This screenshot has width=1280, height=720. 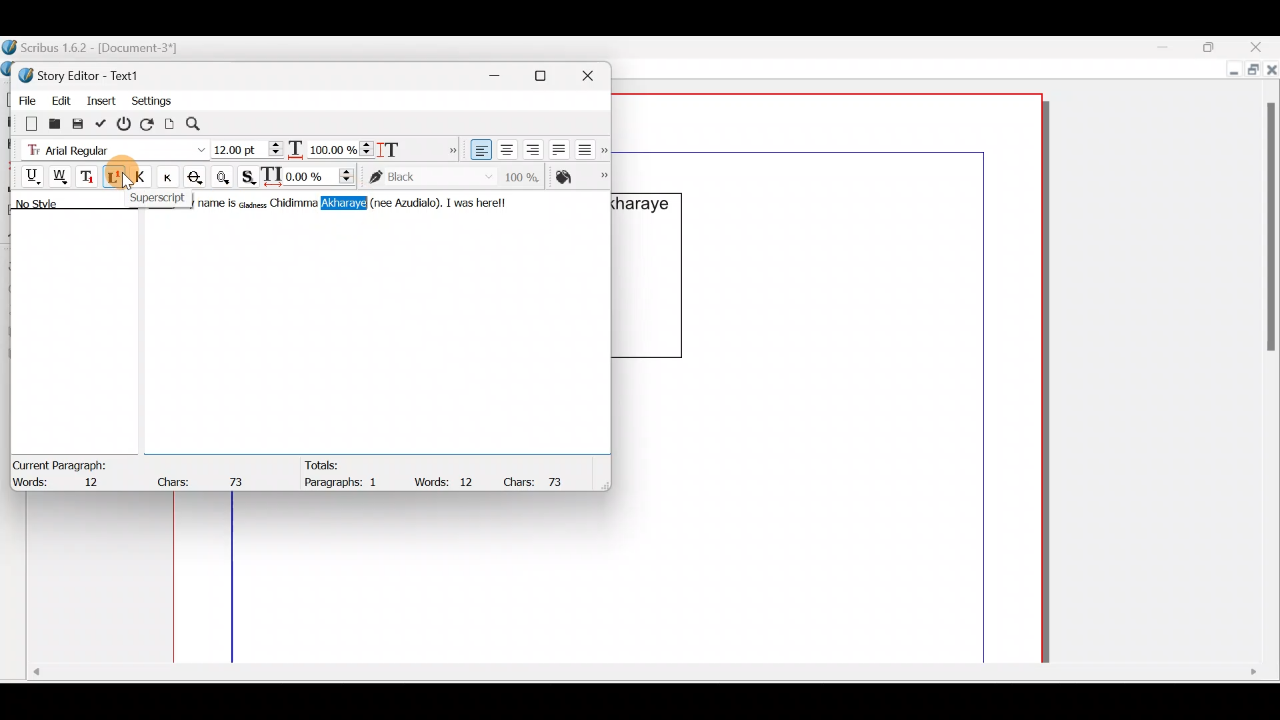 I want to click on Story Editor - Text1, so click(x=83, y=74).